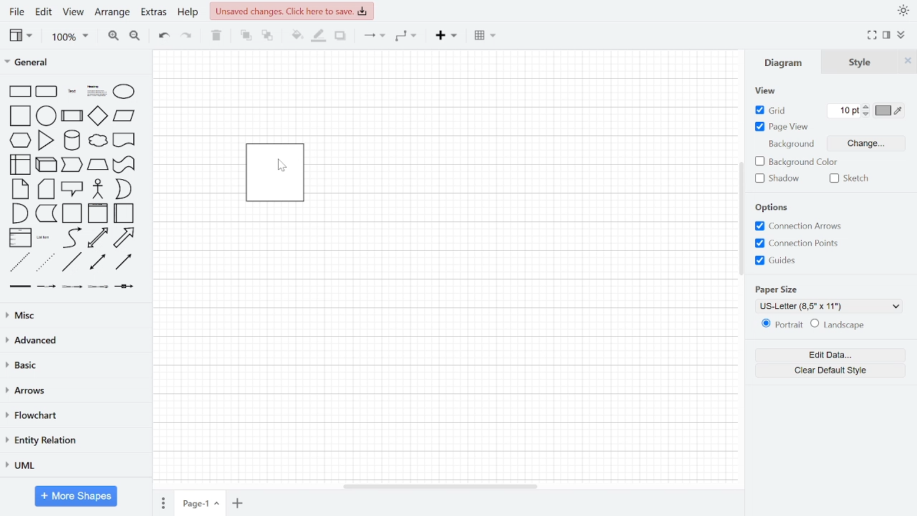  What do you see at coordinates (780, 178) in the screenshot?
I see `shadow` at bounding box center [780, 178].